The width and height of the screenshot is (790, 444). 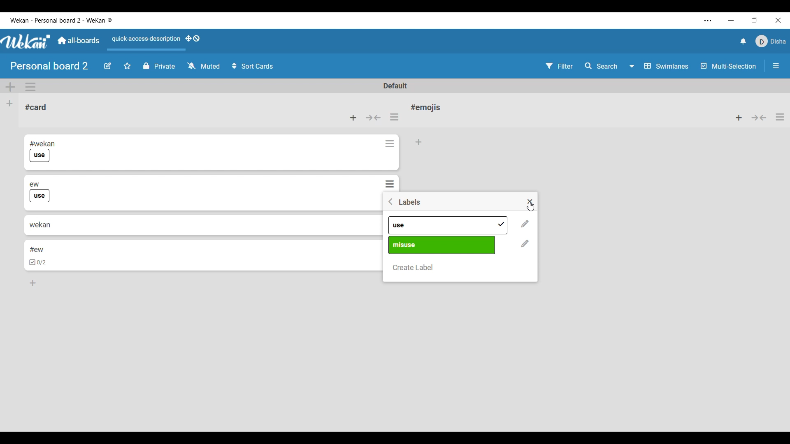 I want to click on Card actions for respective card, so click(x=391, y=143).